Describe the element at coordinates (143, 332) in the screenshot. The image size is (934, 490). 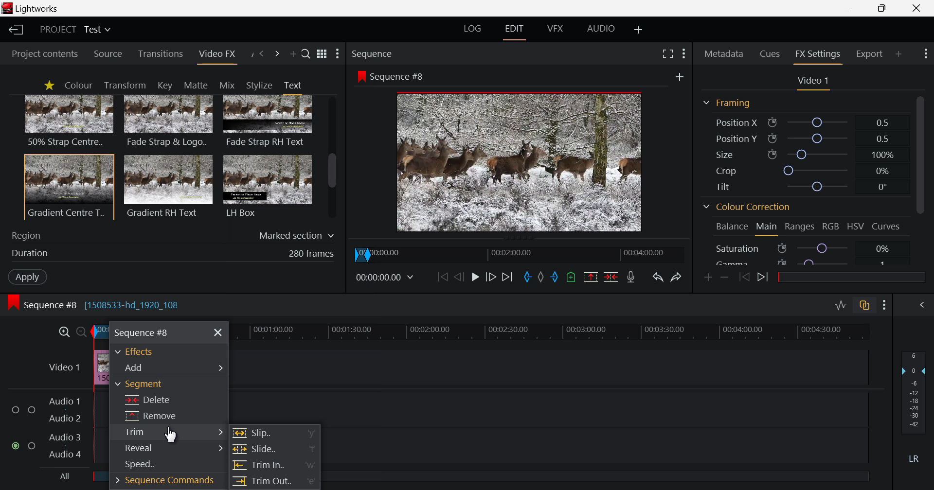
I see `Sequence #8 Menu` at that location.